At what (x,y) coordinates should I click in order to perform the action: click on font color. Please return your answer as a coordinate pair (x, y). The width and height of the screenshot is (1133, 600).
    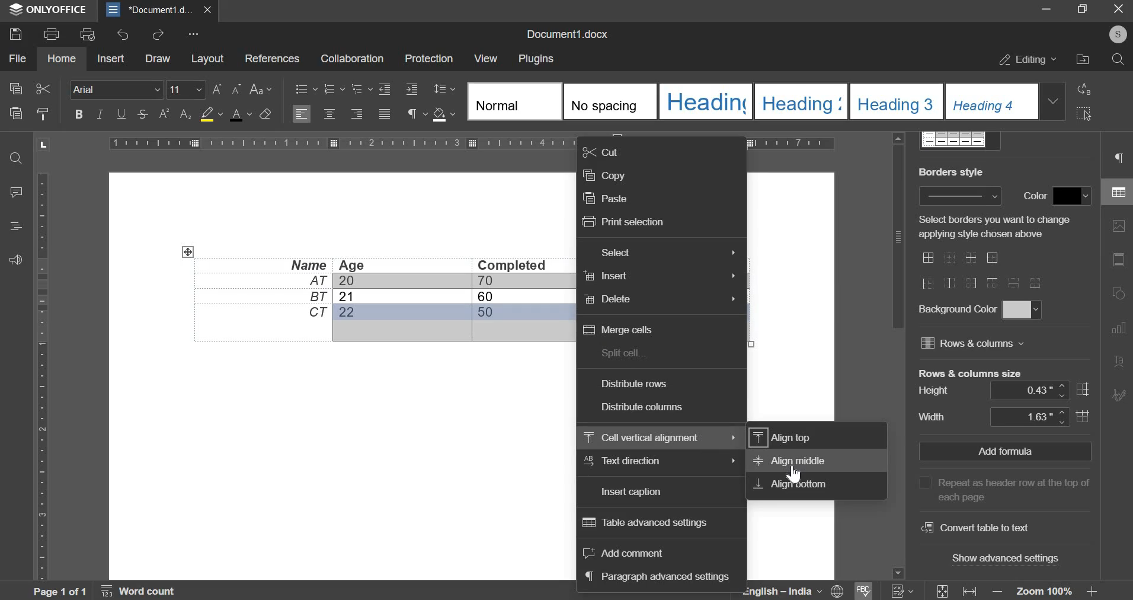
    Looking at the image, I should click on (240, 114).